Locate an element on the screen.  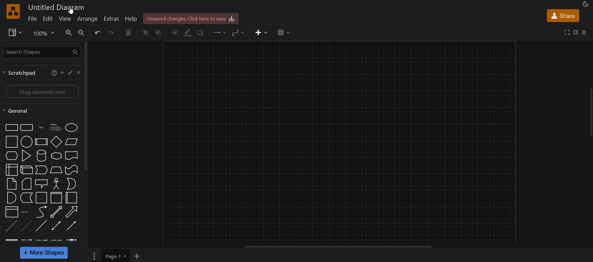
to front is located at coordinates (146, 32).